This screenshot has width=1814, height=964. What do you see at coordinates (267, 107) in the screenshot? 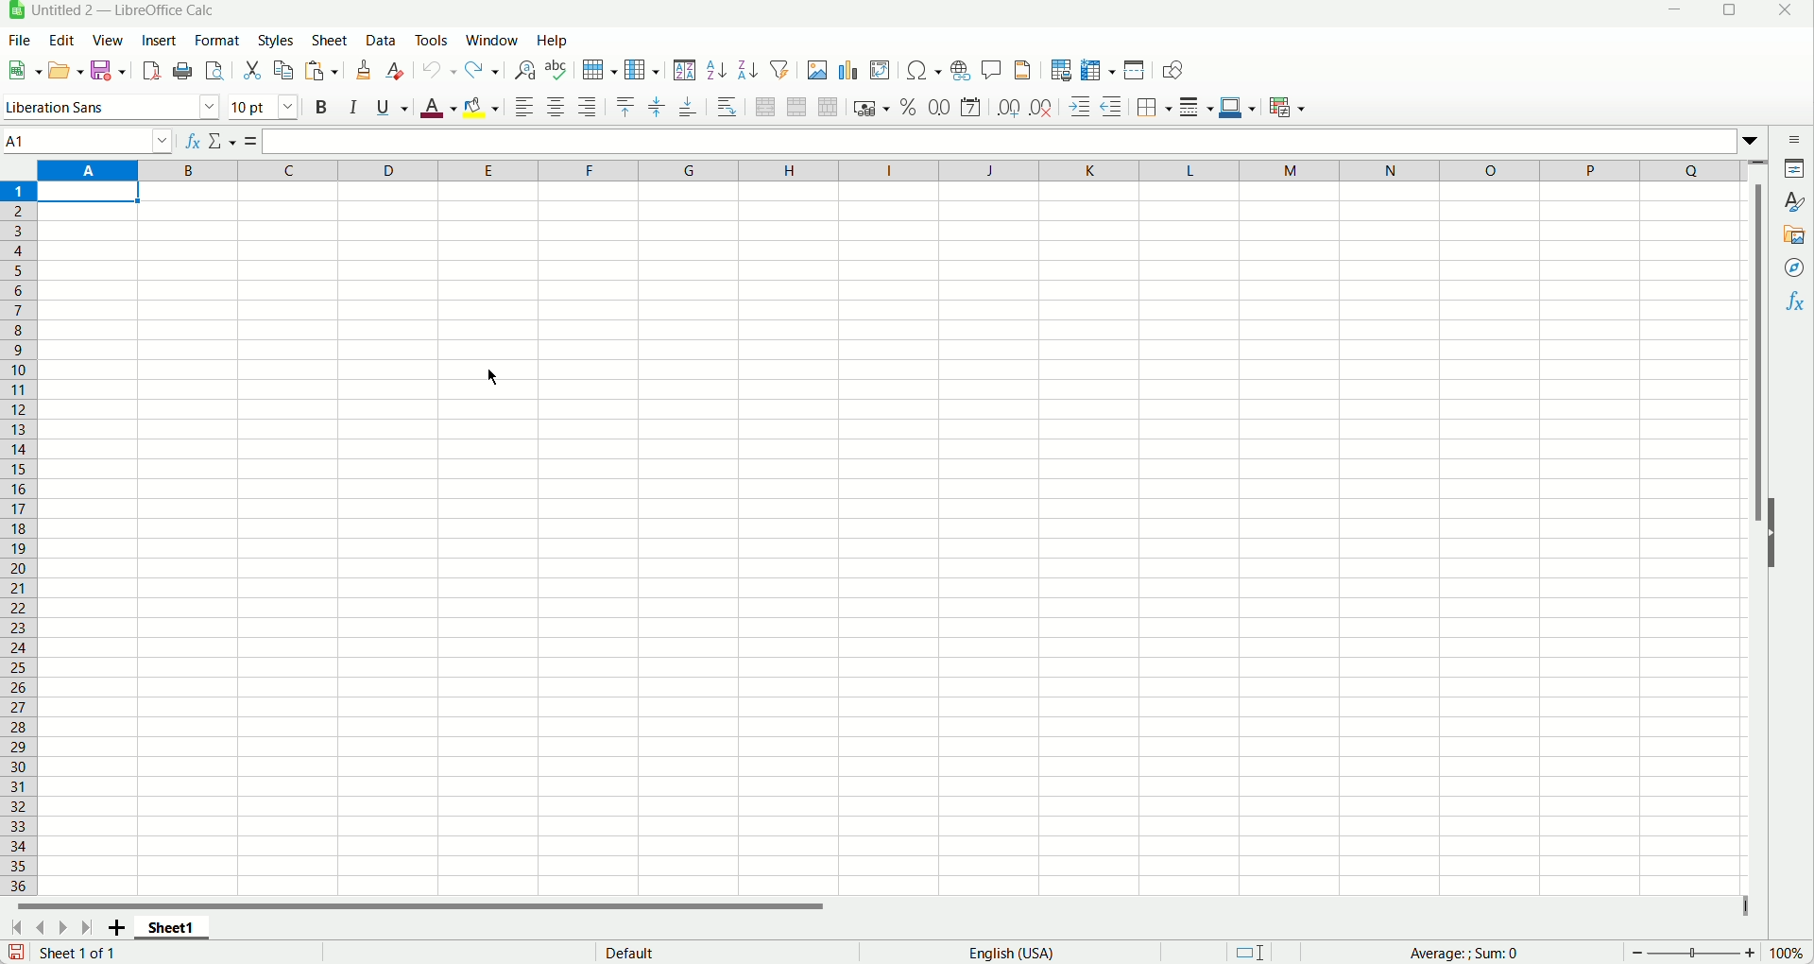
I see `Font size` at bounding box center [267, 107].